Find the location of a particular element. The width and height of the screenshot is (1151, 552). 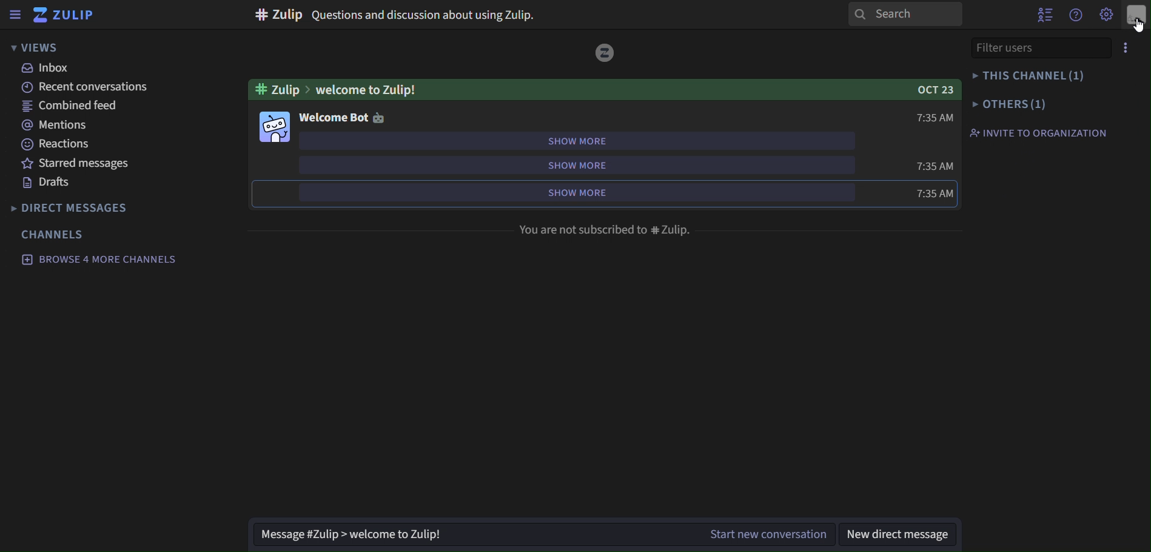

image is located at coordinates (605, 52).